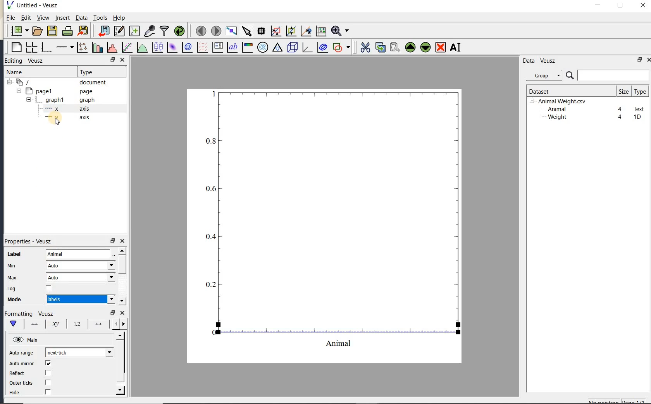  I want to click on select items from the graph or scroll, so click(247, 31).